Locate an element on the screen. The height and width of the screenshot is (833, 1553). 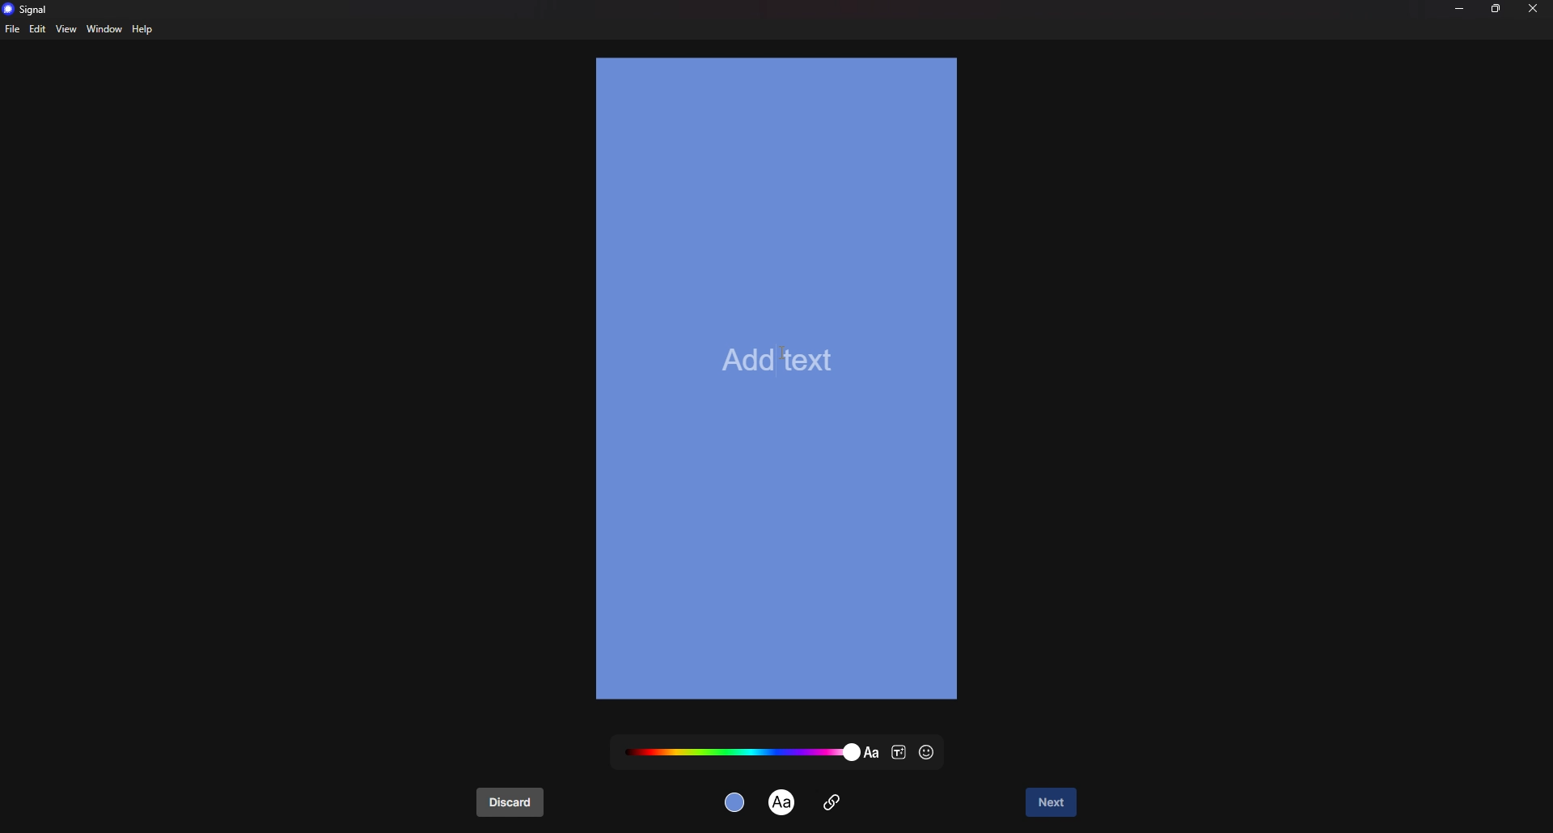
window is located at coordinates (104, 30).